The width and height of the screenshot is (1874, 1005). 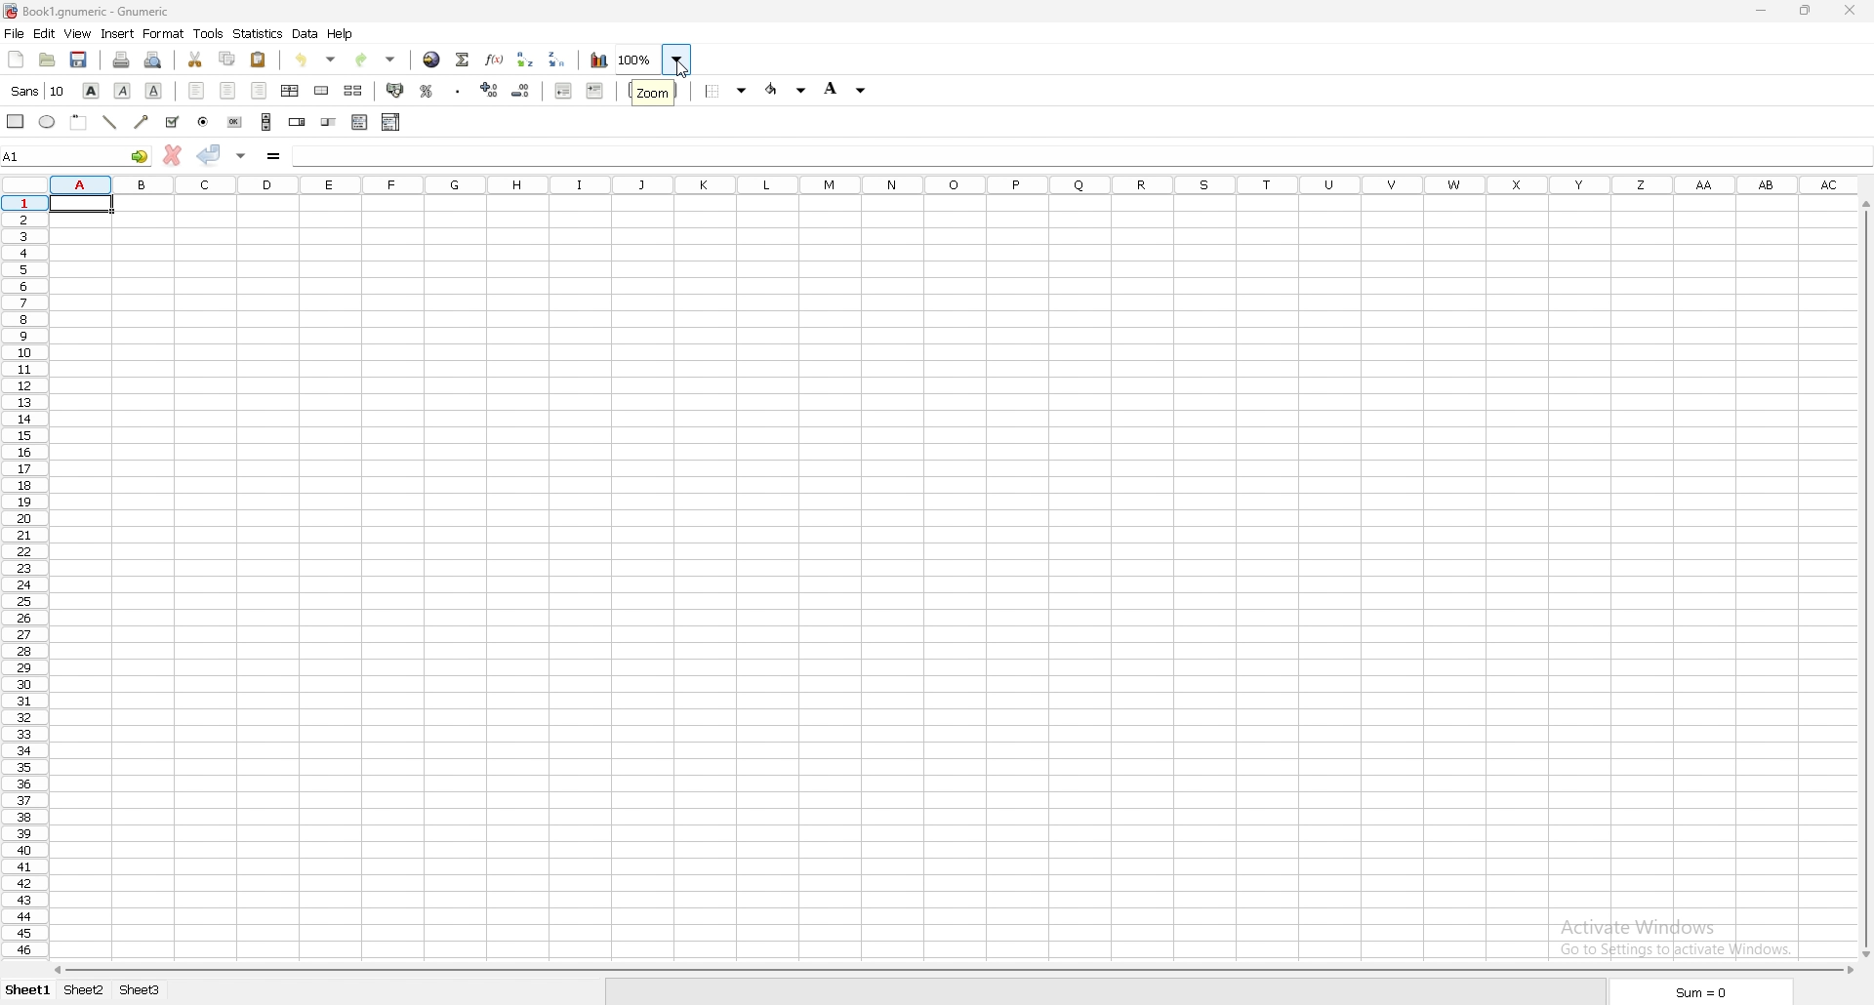 What do you see at coordinates (79, 59) in the screenshot?
I see `save` at bounding box center [79, 59].